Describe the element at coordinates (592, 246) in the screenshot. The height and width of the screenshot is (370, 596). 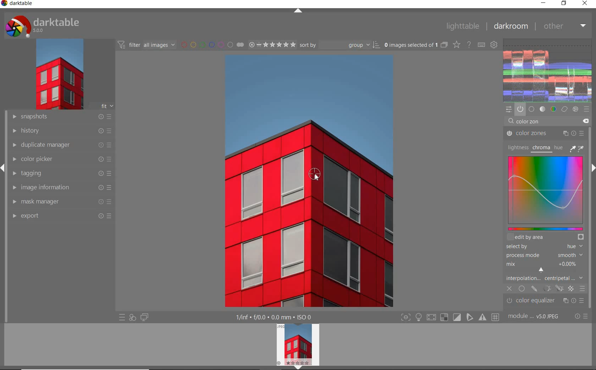
I see `scrollbar` at that location.